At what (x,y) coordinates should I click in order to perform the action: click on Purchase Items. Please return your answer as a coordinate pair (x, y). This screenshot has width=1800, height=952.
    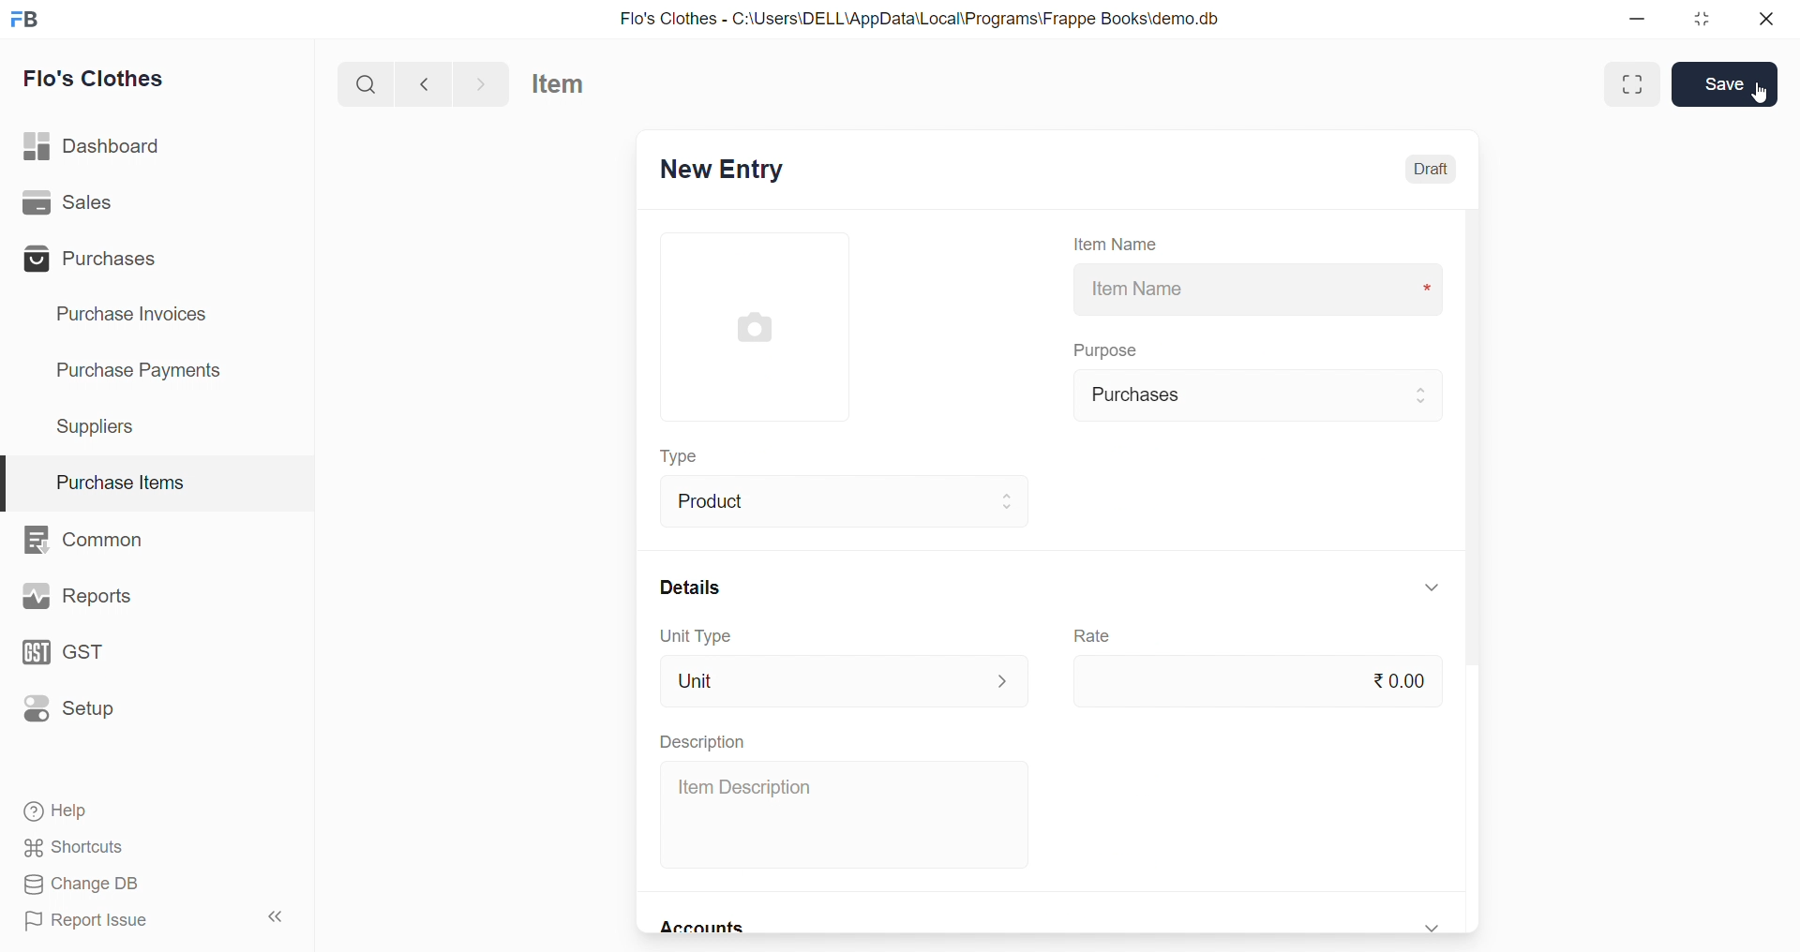
    Looking at the image, I should click on (157, 477).